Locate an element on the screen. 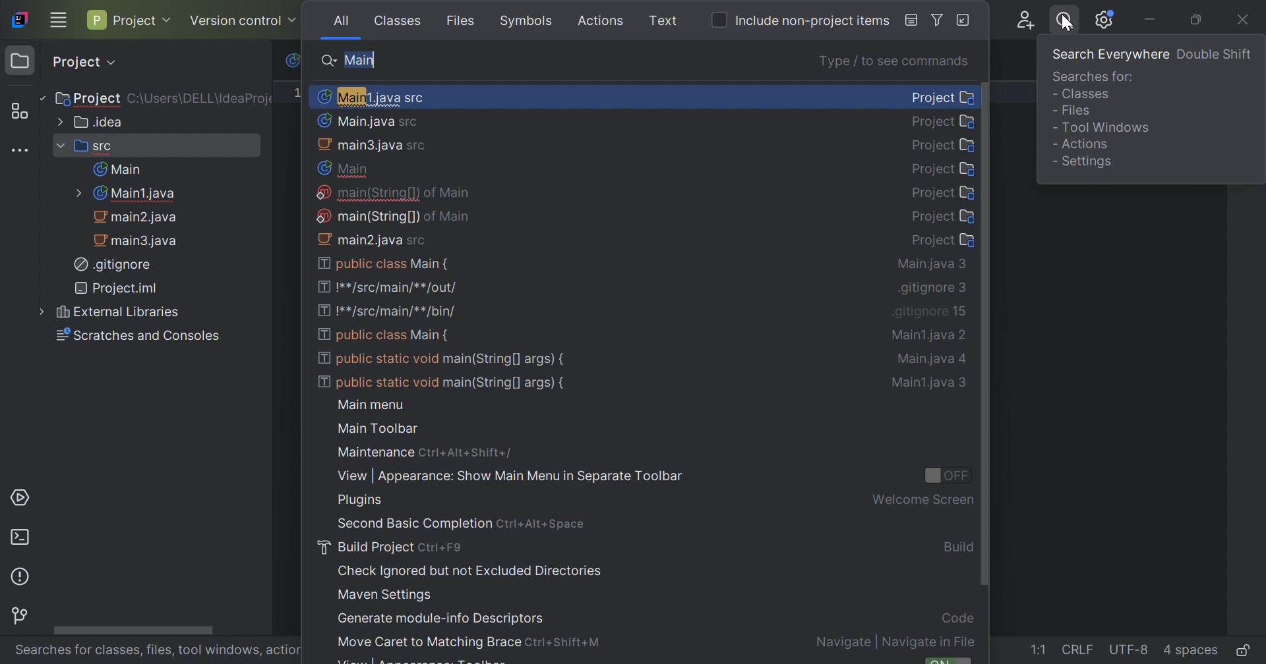 This screenshot has width=1266, height=664. Services is located at coordinates (20, 499).